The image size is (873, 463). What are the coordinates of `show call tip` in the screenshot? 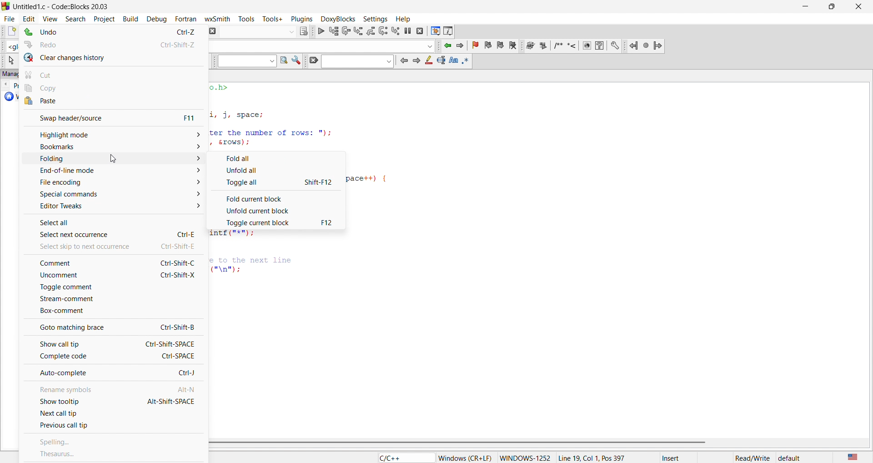 It's located at (110, 342).